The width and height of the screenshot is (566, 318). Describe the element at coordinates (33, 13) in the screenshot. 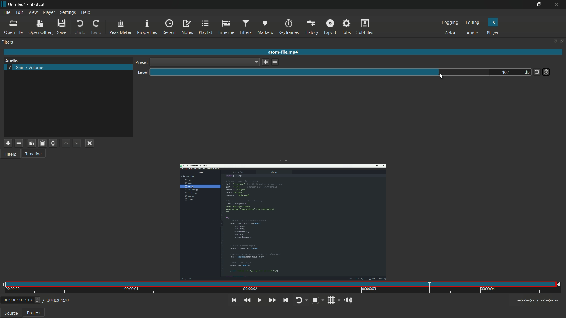

I see `view menu` at that location.